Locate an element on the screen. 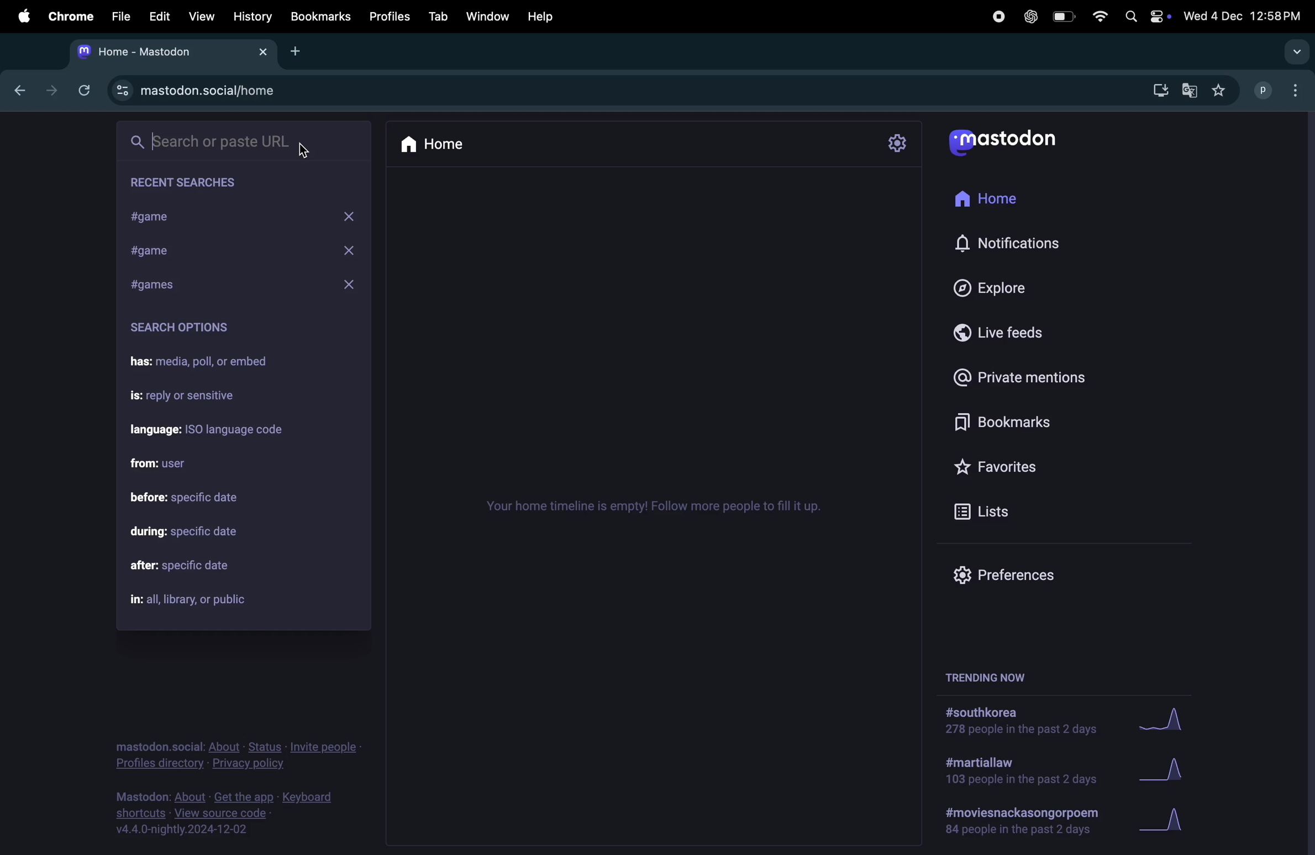  Chrome is located at coordinates (69, 15).